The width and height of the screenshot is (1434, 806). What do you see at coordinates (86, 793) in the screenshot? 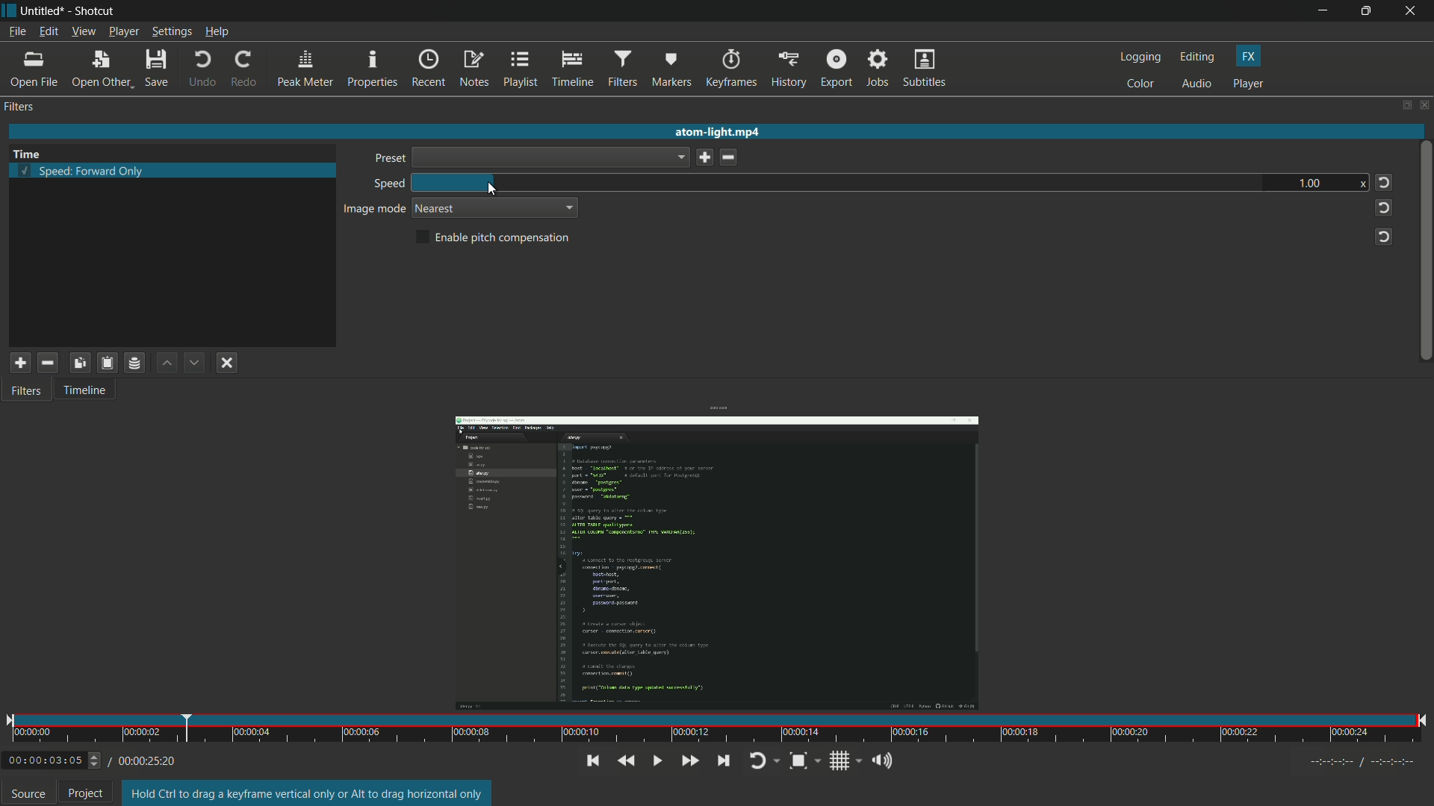
I see `project` at bounding box center [86, 793].